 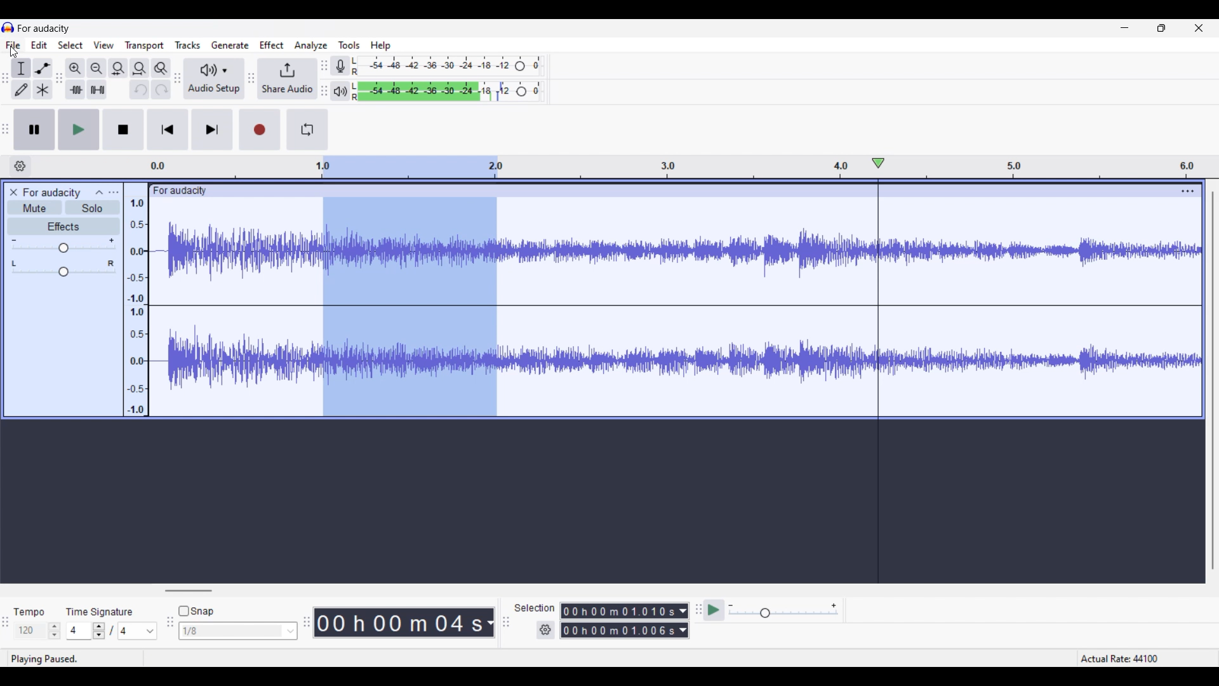 I want to click on Help menu, so click(x=380, y=46).